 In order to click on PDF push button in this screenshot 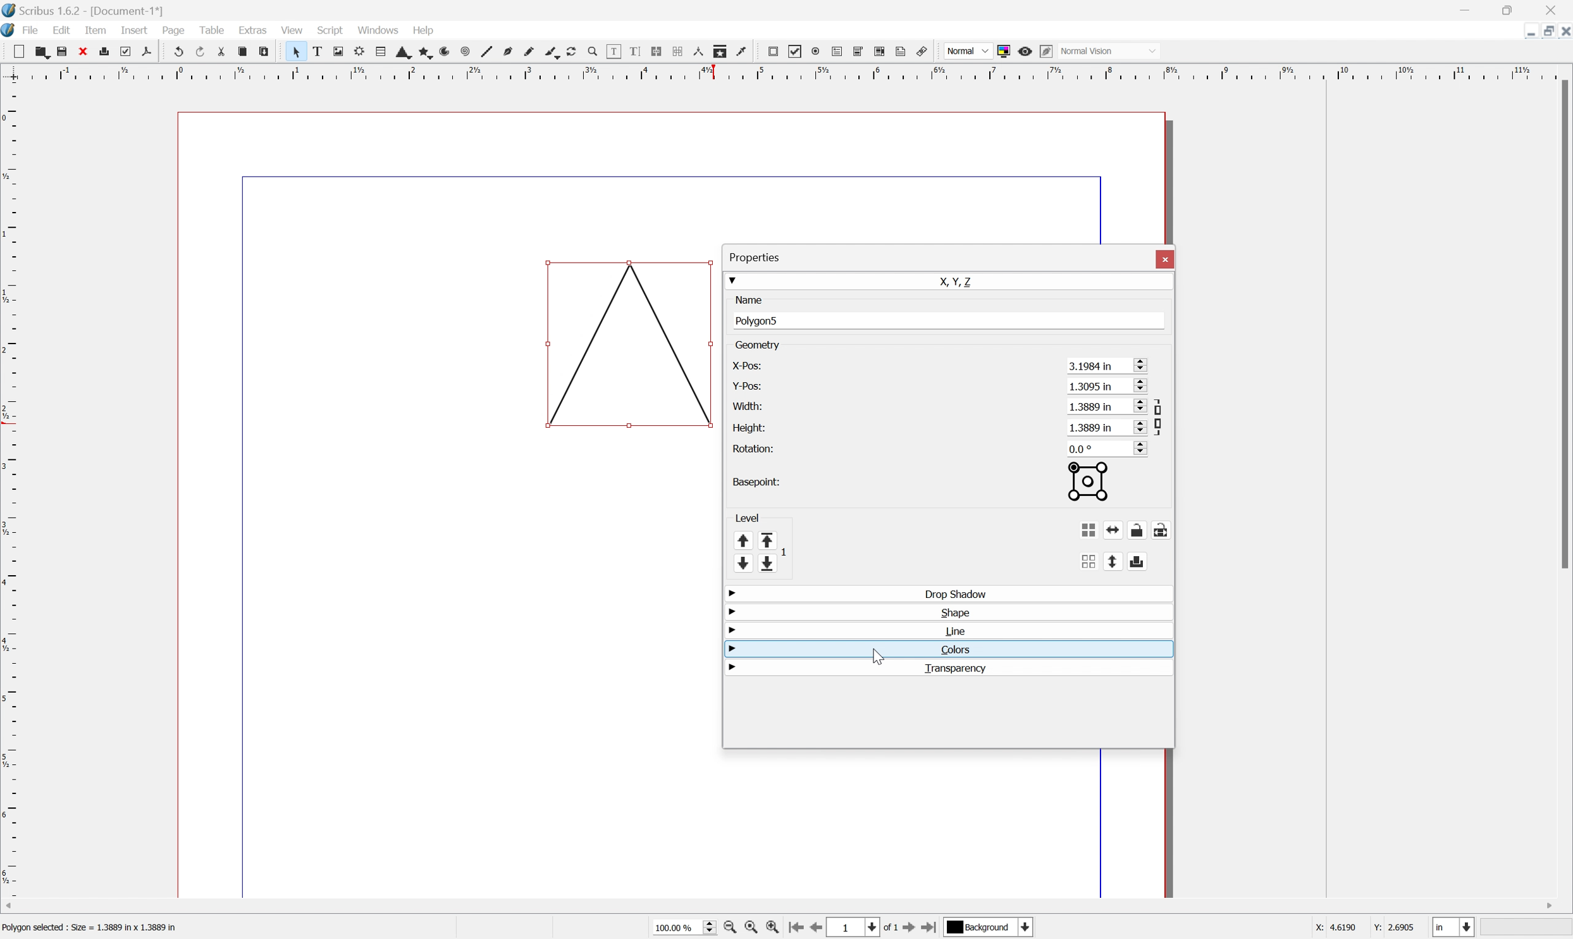, I will do `click(772, 53)`.